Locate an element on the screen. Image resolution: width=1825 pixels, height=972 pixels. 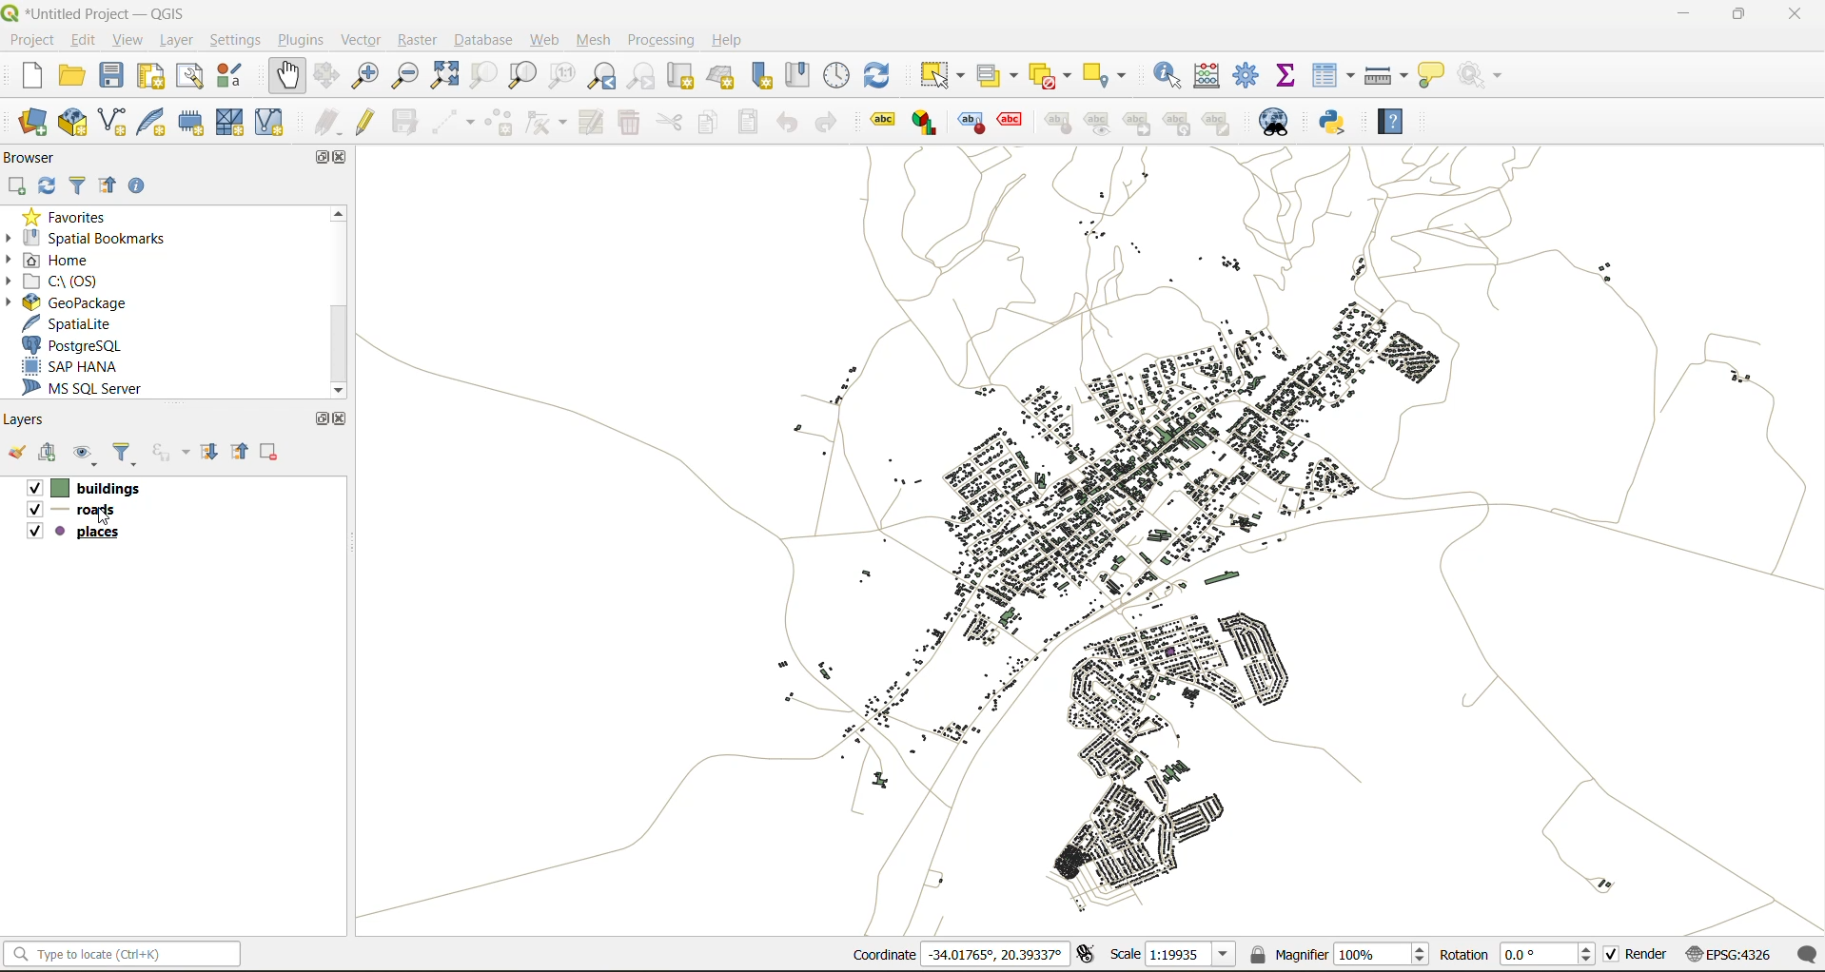
rotation is located at coordinates (1521, 953).